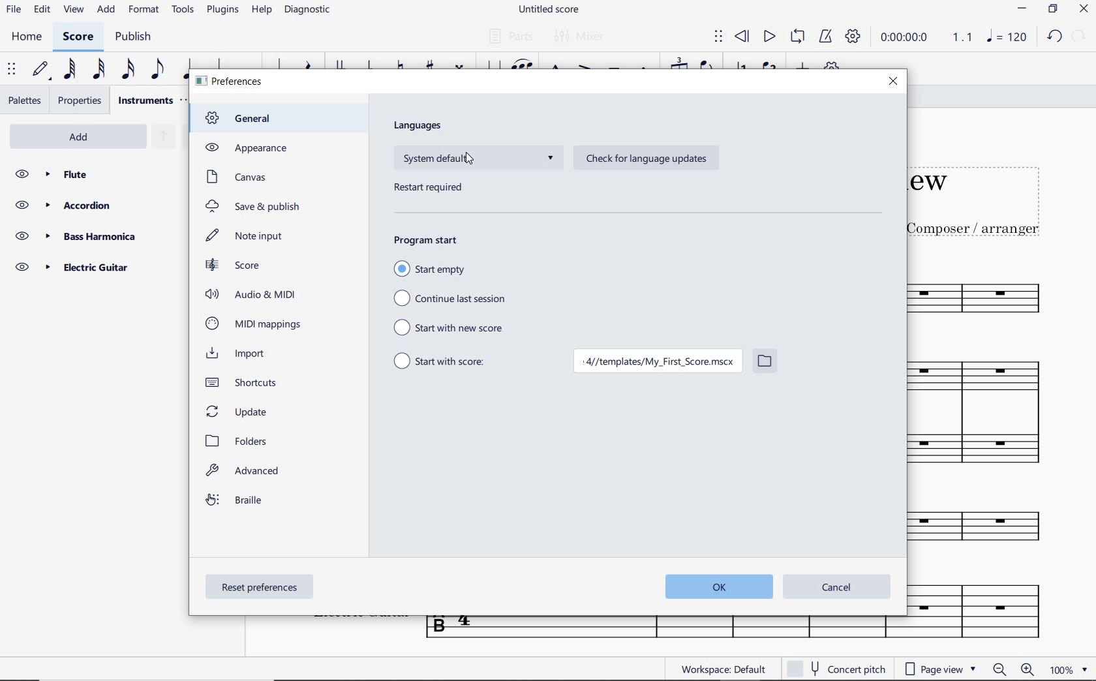 This screenshot has height=681, width=1096. I want to click on Instrument: Accordion, so click(992, 419).